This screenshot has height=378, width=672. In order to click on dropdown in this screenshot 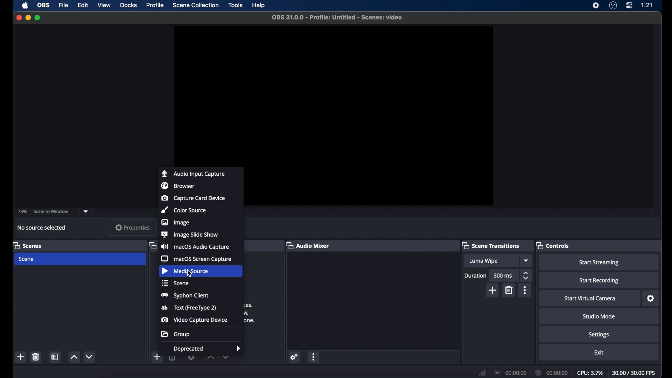, I will do `click(526, 260)`.